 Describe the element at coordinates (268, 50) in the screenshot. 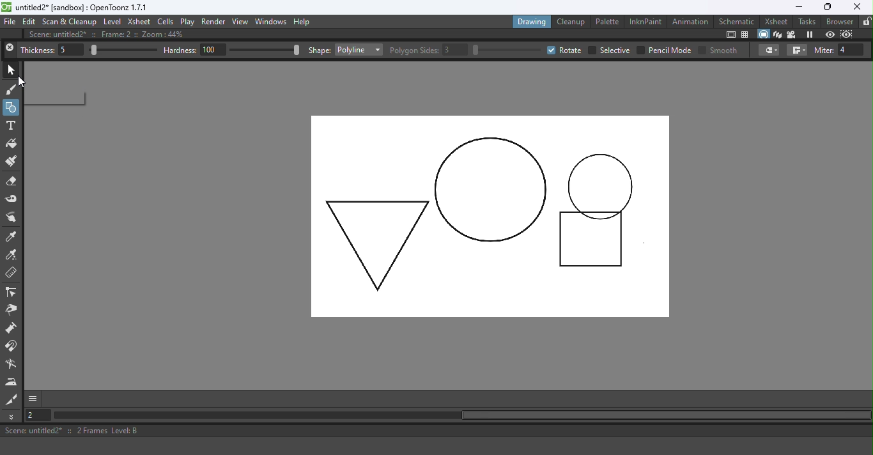

I see `Hardness bar` at that location.